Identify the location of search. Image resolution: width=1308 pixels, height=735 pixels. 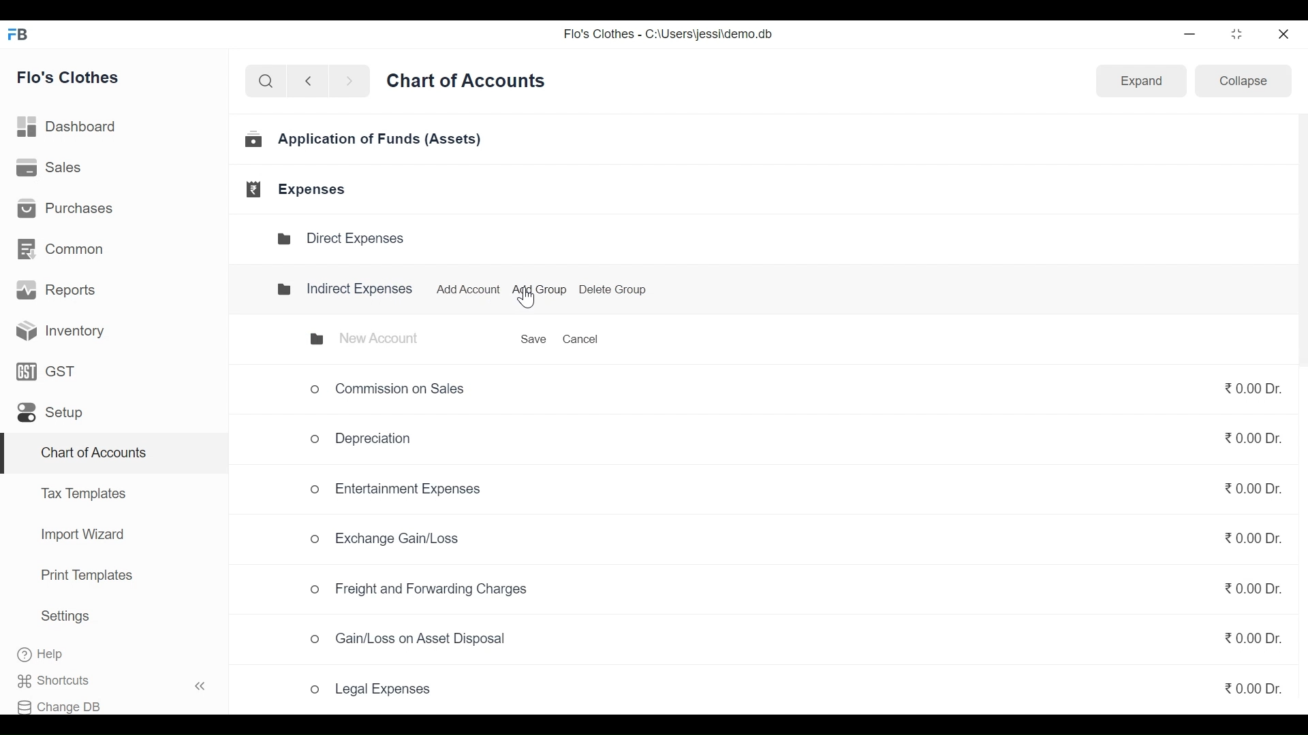
(266, 82).